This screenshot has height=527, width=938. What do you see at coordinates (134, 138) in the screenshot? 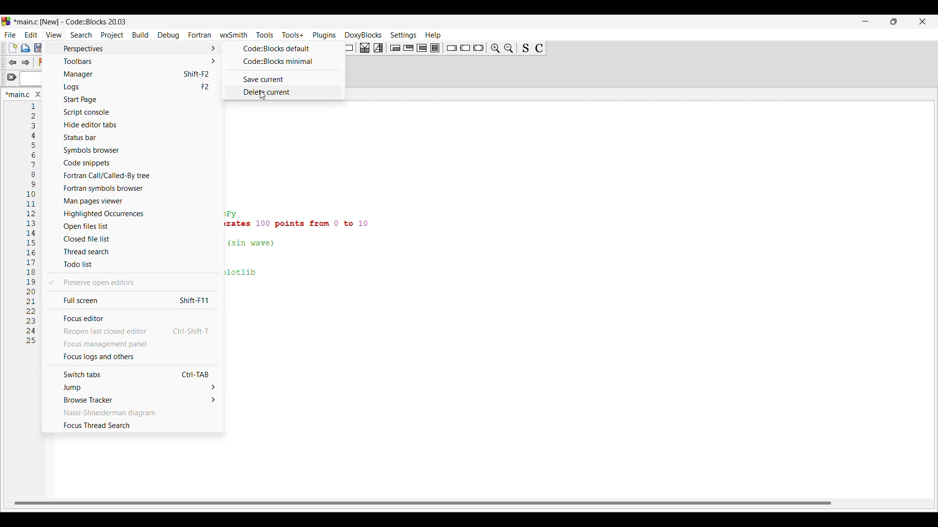
I see `Status bar` at bounding box center [134, 138].